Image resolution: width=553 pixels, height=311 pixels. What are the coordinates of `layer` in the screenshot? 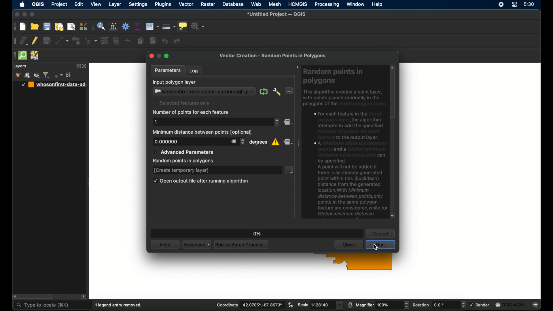 It's located at (115, 4).